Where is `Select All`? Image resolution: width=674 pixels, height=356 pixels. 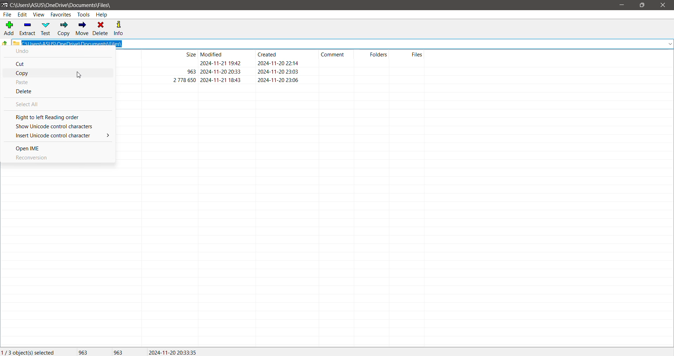
Select All is located at coordinates (32, 104).